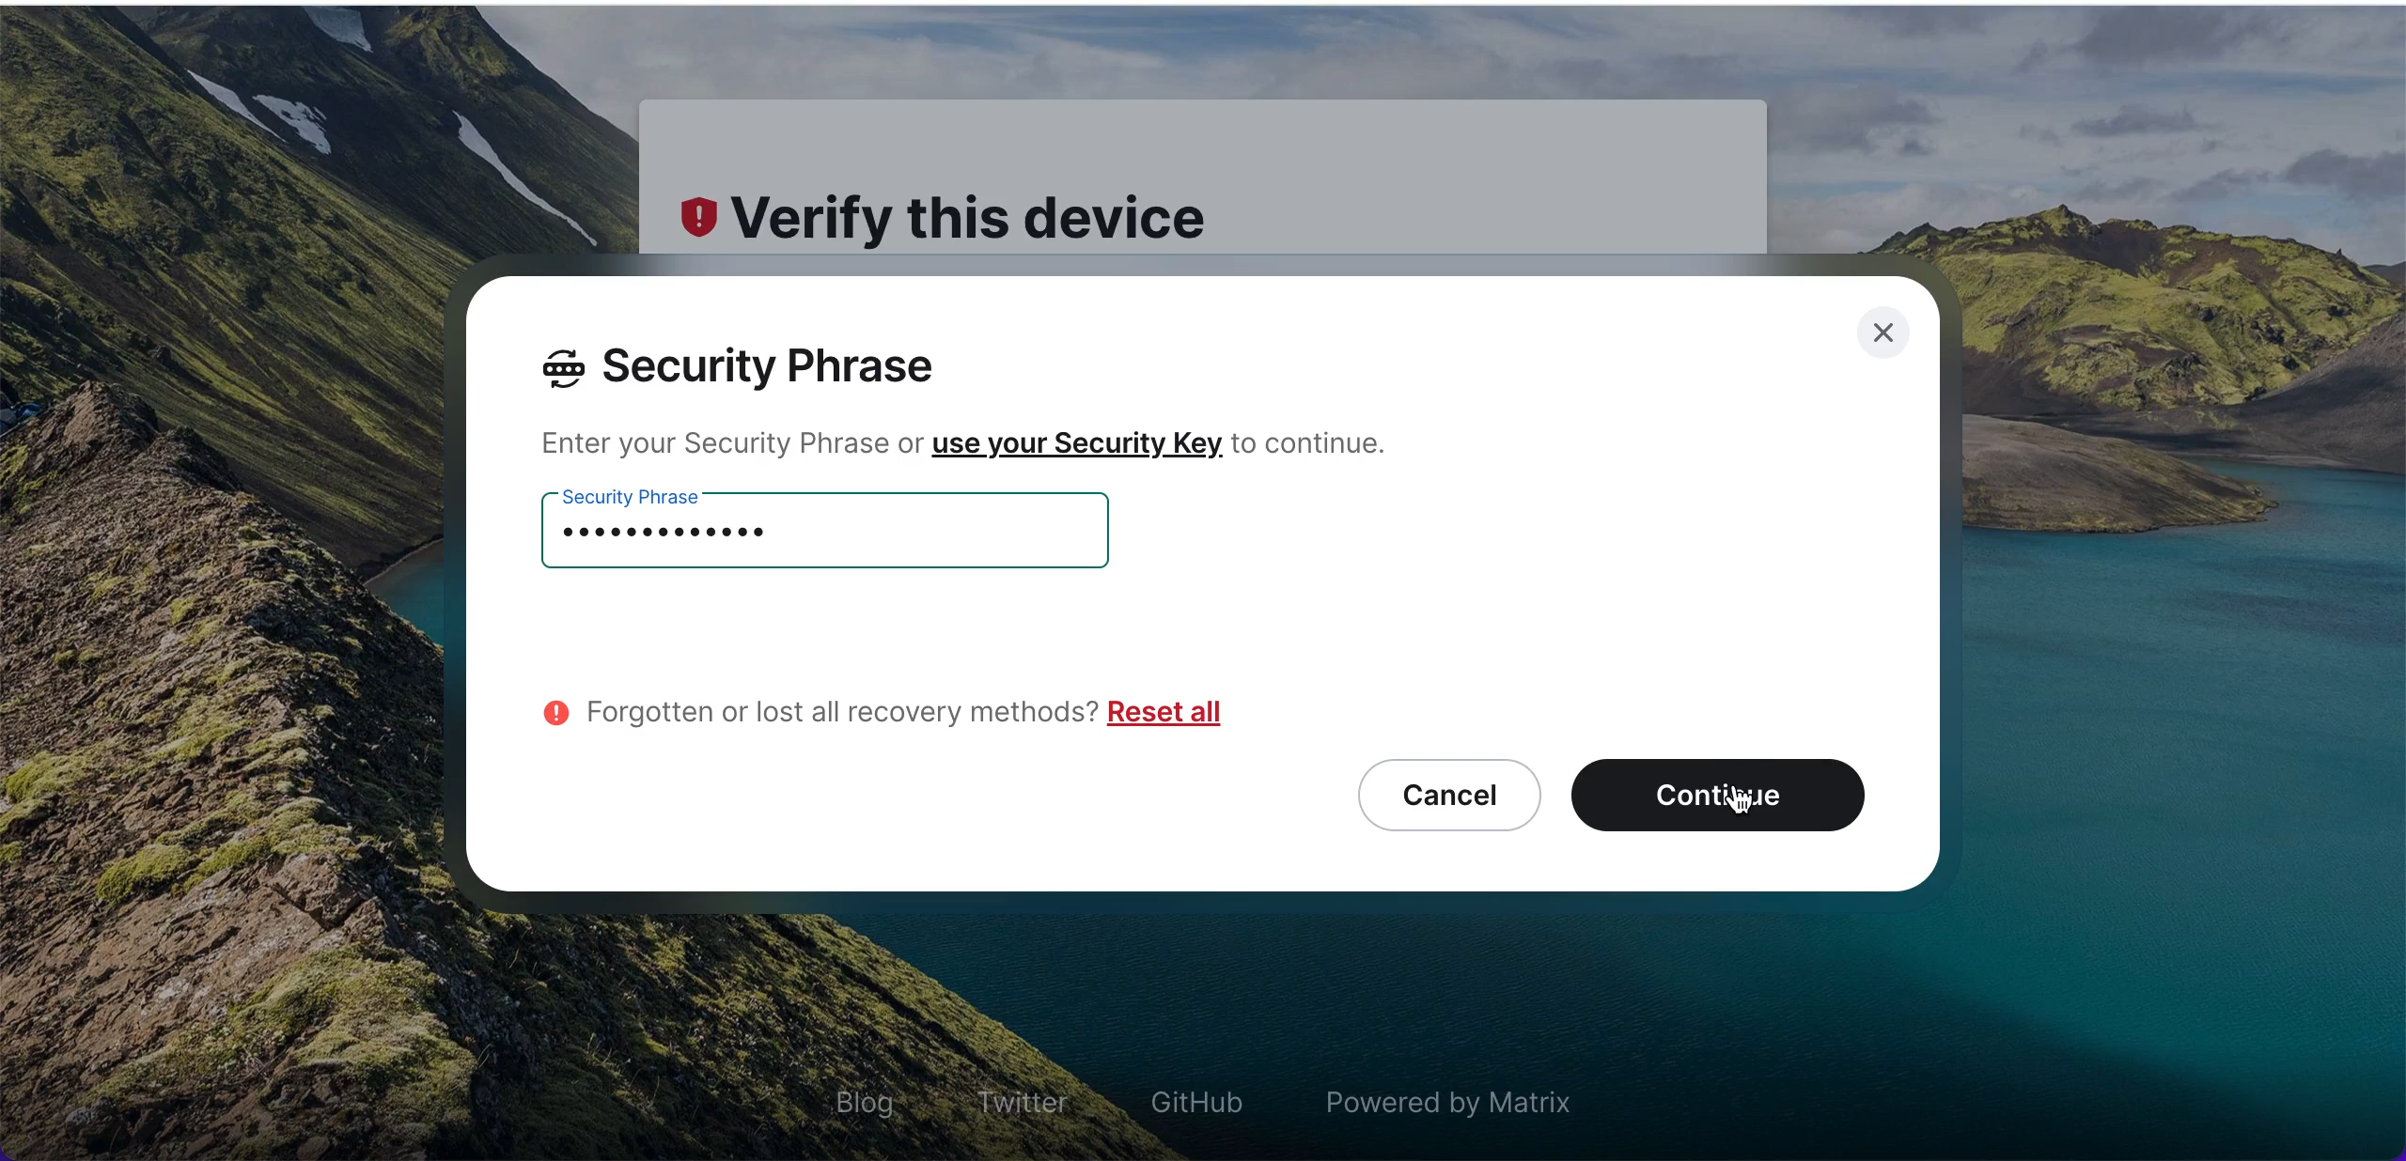 The image size is (2406, 1161). What do you see at coordinates (850, 534) in the screenshot?
I see `security phrase` at bounding box center [850, 534].